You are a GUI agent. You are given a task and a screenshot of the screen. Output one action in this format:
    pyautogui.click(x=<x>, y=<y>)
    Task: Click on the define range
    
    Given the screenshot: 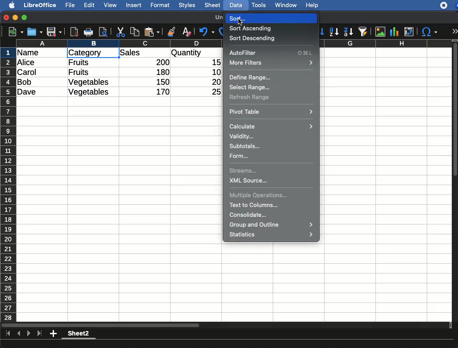 What is the action you would take?
    pyautogui.click(x=251, y=78)
    